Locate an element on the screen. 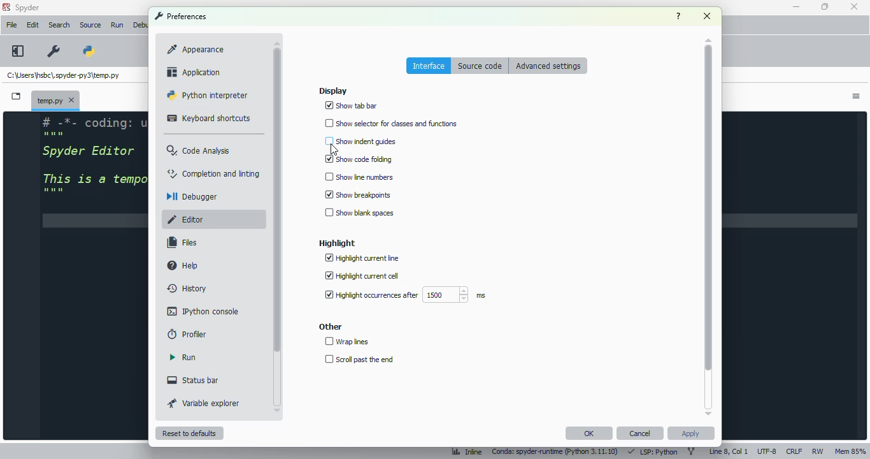 The image size is (870, 459). IPython console is located at coordinates (204, 311).